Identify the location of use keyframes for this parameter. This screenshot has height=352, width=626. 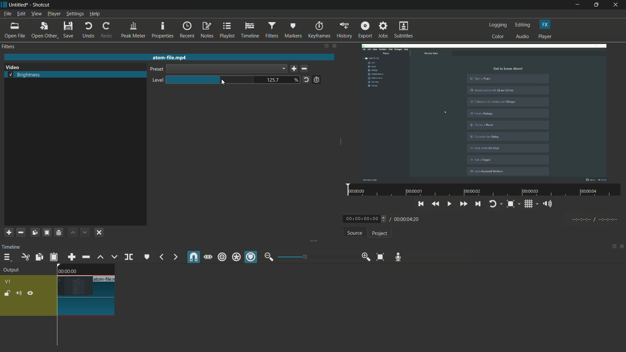
(316, 80).